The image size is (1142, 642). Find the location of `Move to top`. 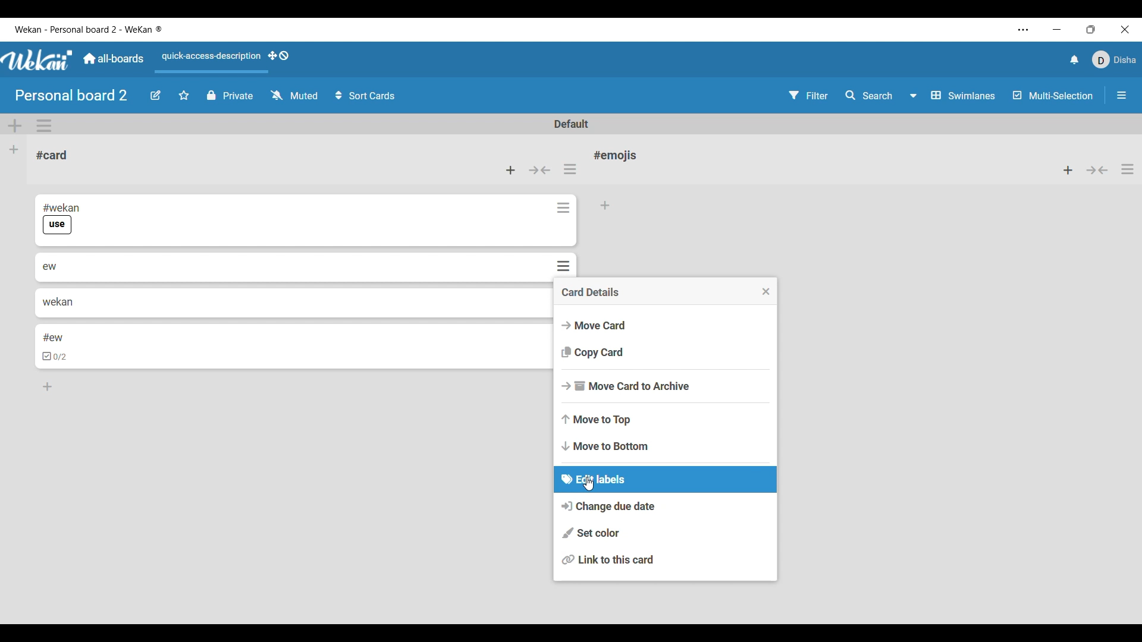

Move to top is located at coordinates (666, 419).